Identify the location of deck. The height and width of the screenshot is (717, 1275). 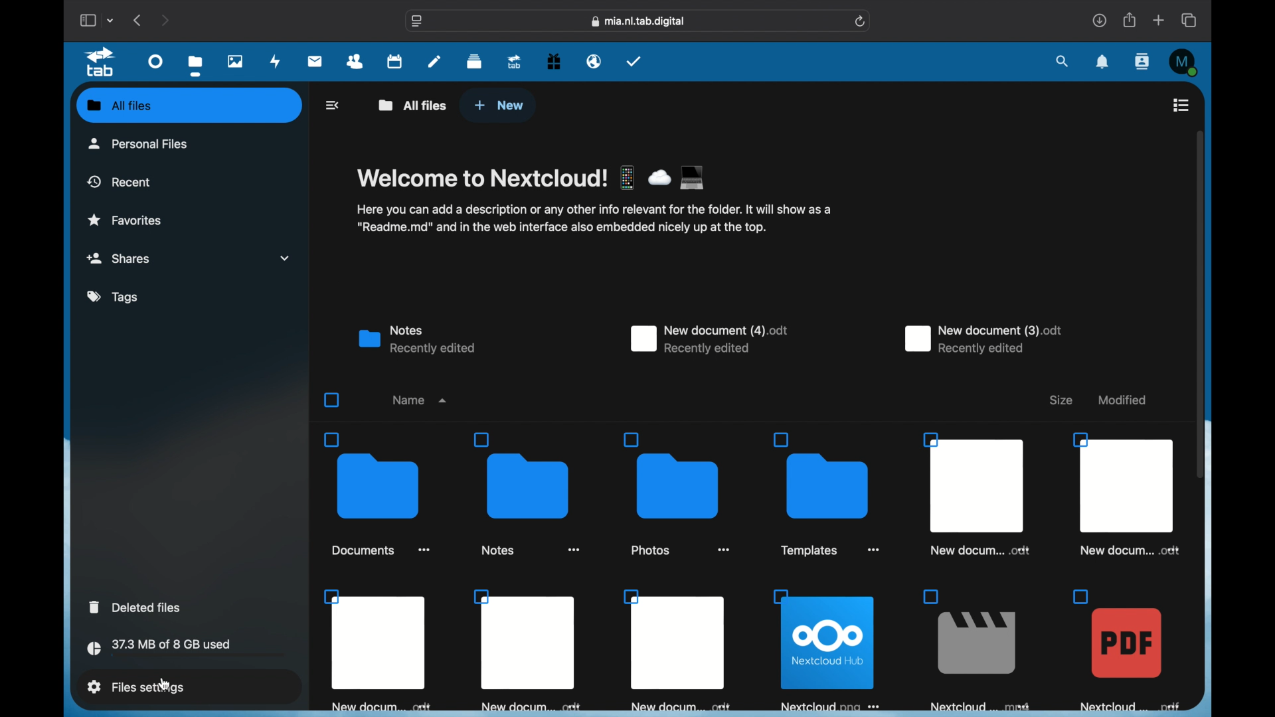
(474, 62).